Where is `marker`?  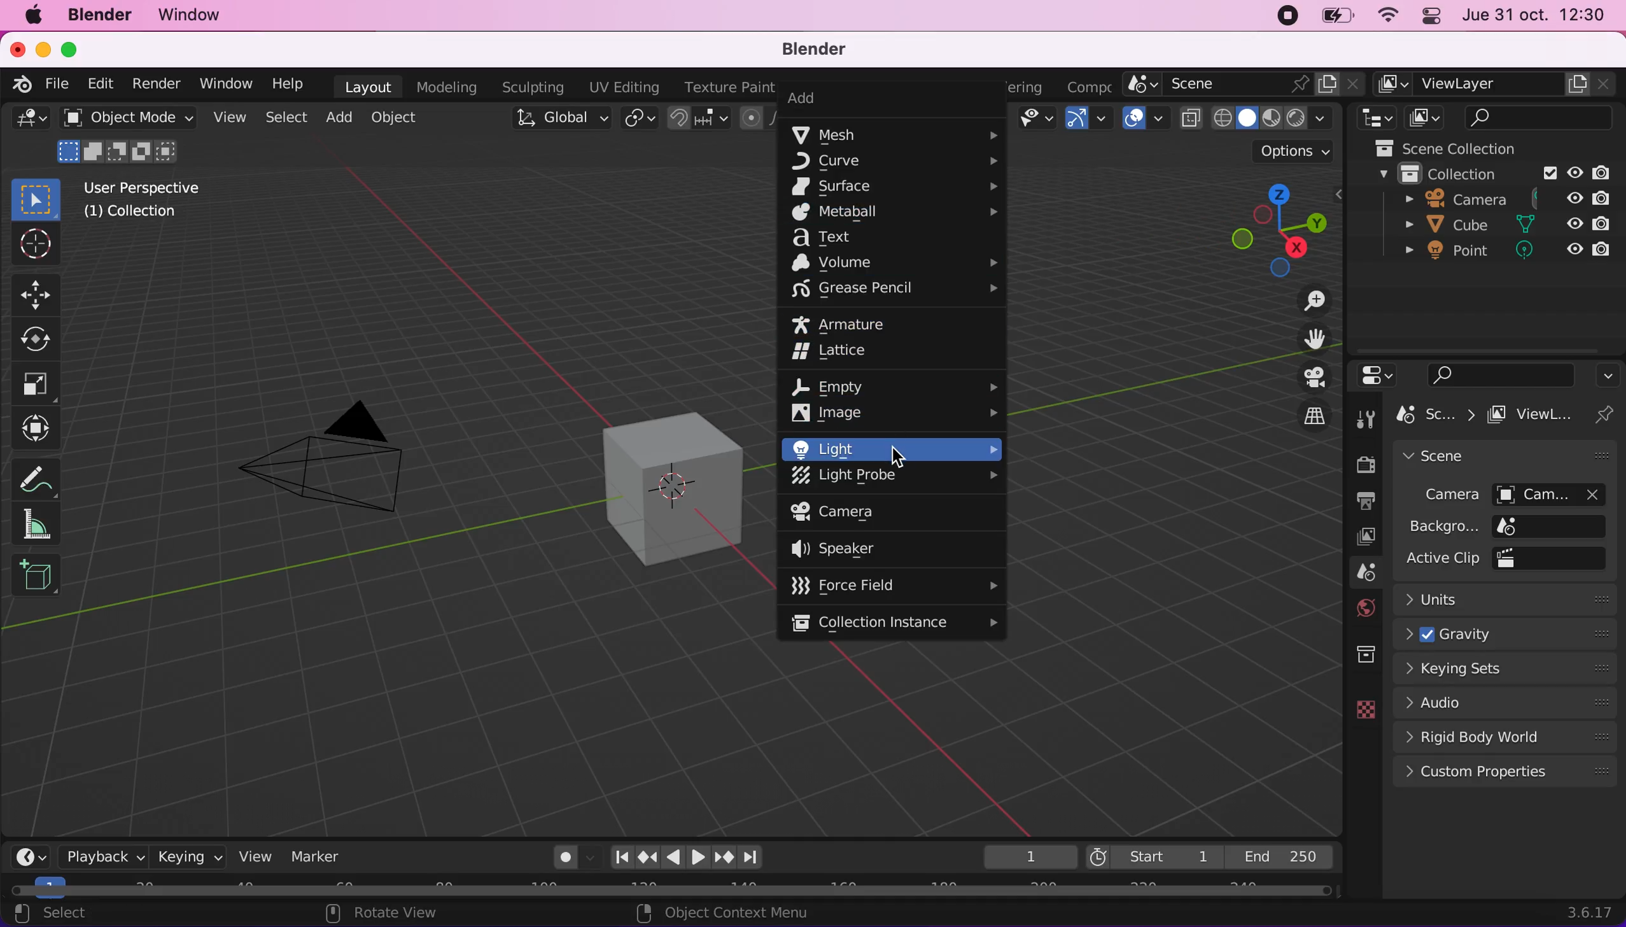 marker is located at coordinates (322, 856).